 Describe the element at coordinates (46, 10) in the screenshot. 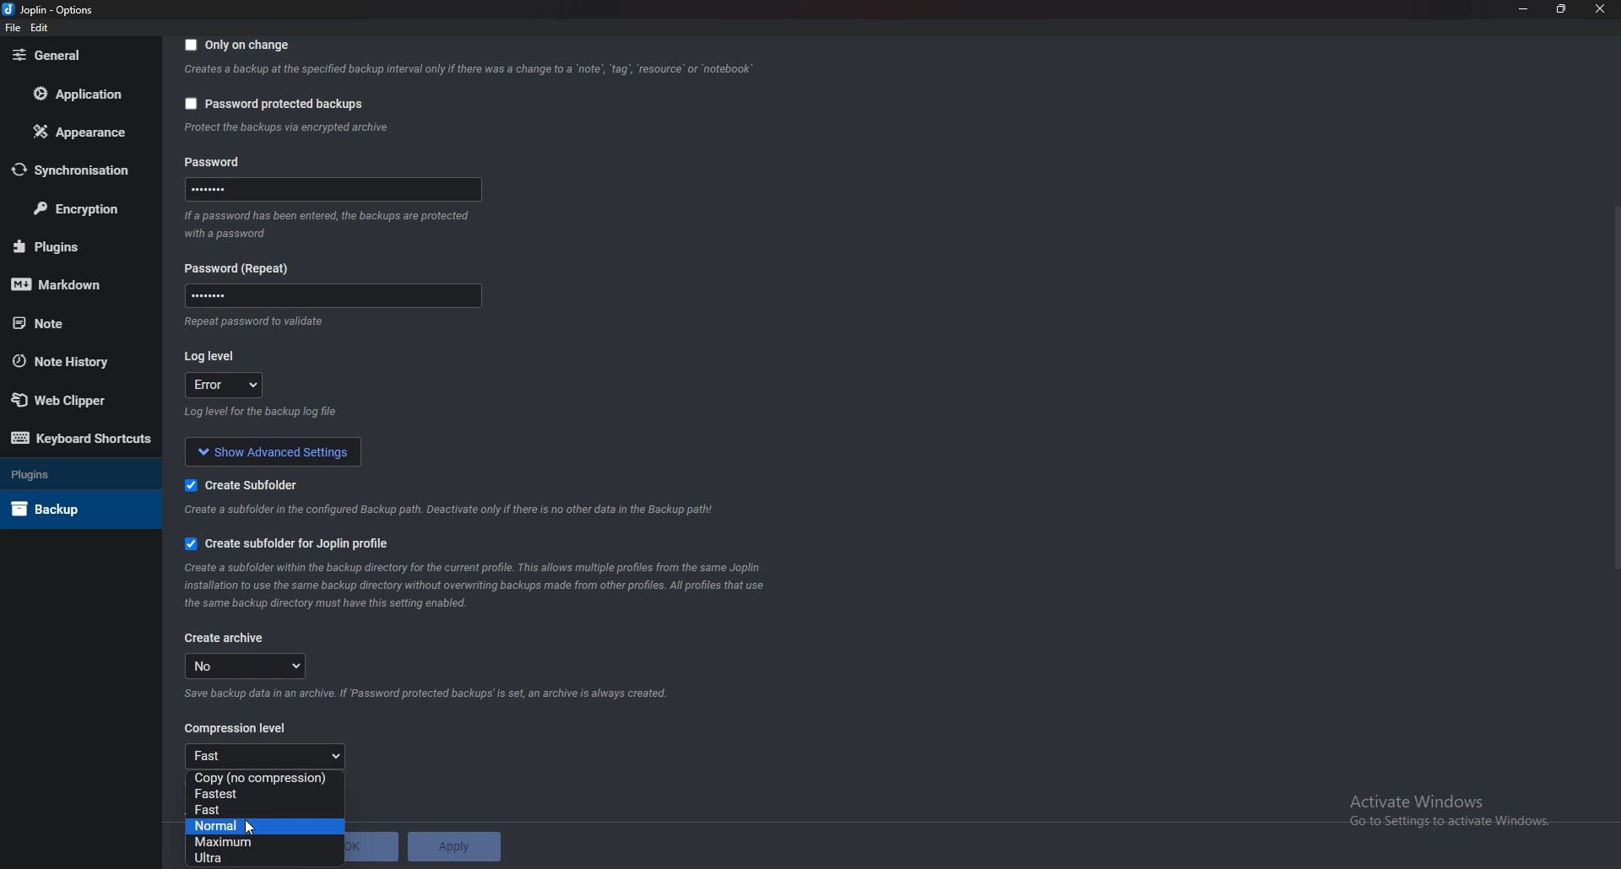

I see `Joplin` at that location.